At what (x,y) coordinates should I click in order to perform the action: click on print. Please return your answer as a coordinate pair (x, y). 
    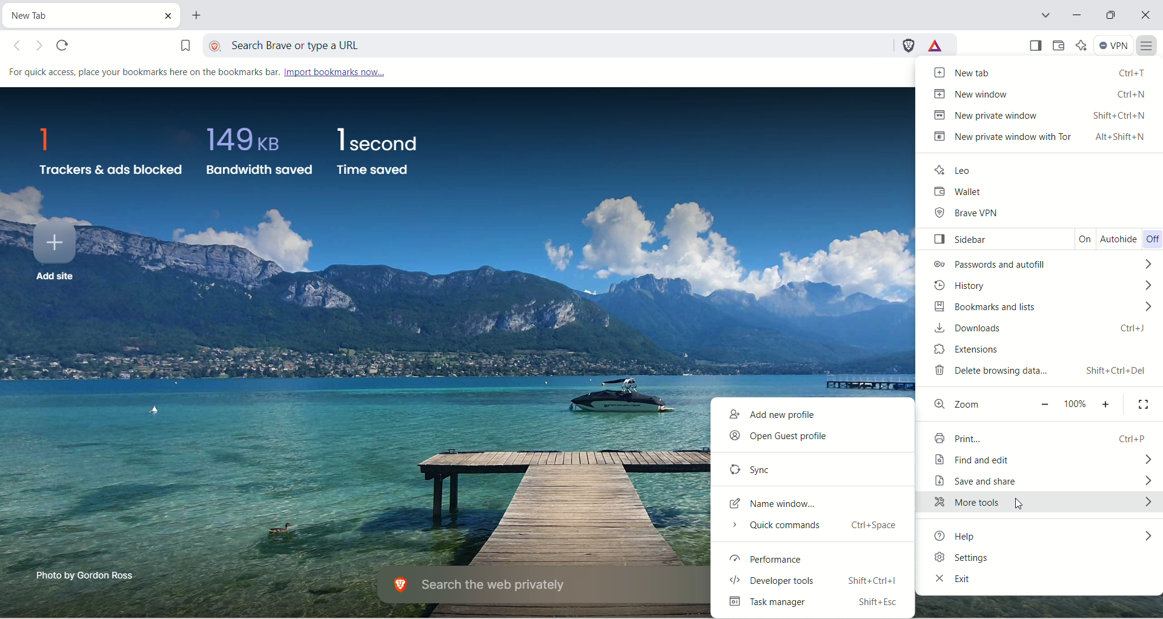
    Looking at the image, I should click on (1042, 437).